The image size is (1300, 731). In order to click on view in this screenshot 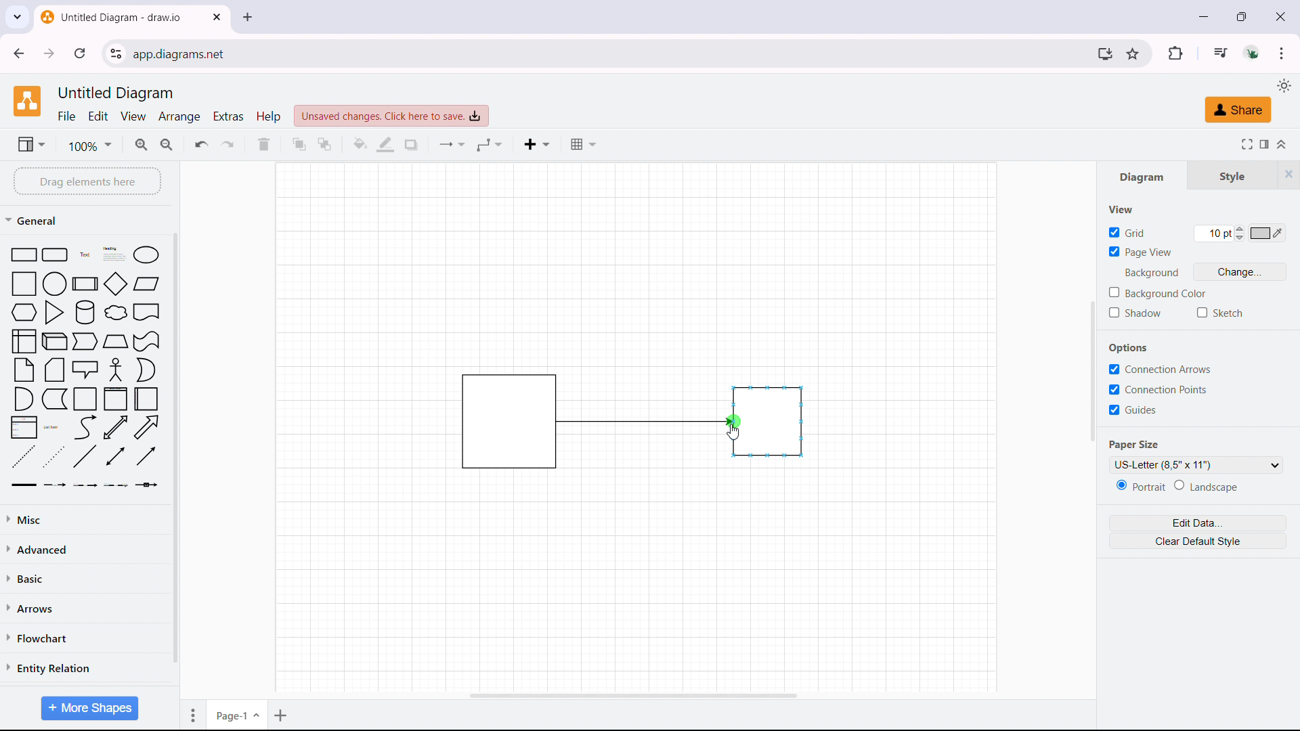, I will do `click(30, 143)`.